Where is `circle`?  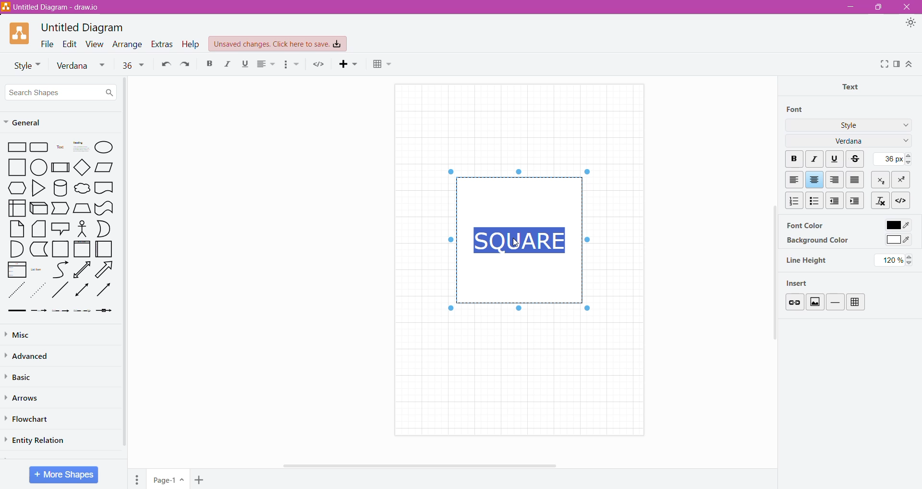
circle is located at coordinates (39, 167).